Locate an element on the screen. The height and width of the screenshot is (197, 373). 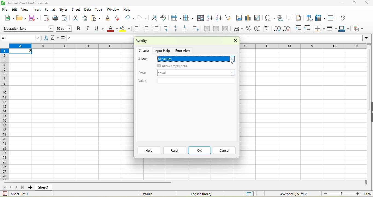
formula is located at coordinates (290, 193).